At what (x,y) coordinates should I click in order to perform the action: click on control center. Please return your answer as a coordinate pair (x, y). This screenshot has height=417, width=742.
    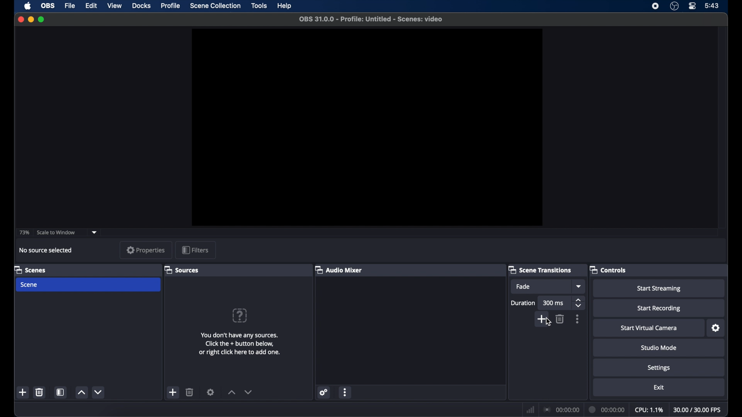
    Looking at the image, I should click on (693, 6).